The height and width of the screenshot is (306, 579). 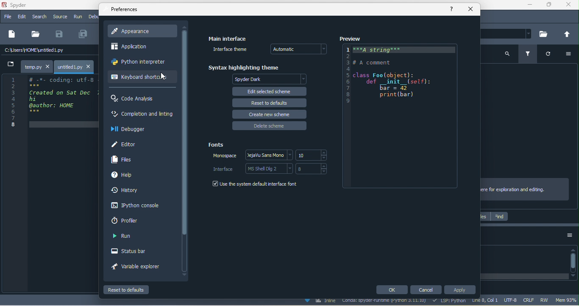 What do you see at coordinates (10, 64) in the screenshot?
I see `browse tabs` at bounding box center [10, 64].